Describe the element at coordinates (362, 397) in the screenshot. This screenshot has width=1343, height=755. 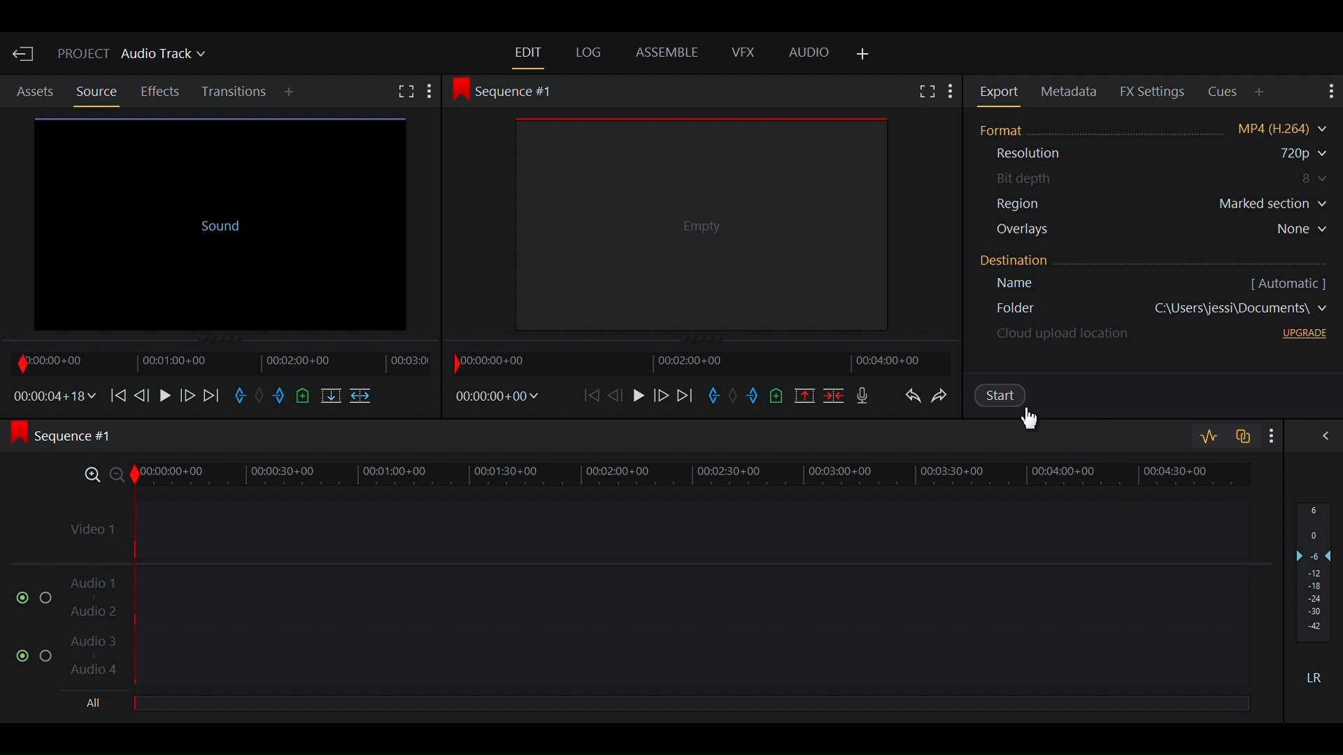
I see `Insert into the target sequence` at that location.